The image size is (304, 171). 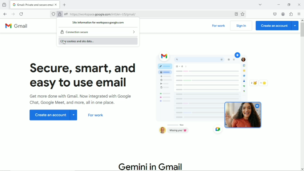 I want to click on Extensions, so click(x=291, y=14).